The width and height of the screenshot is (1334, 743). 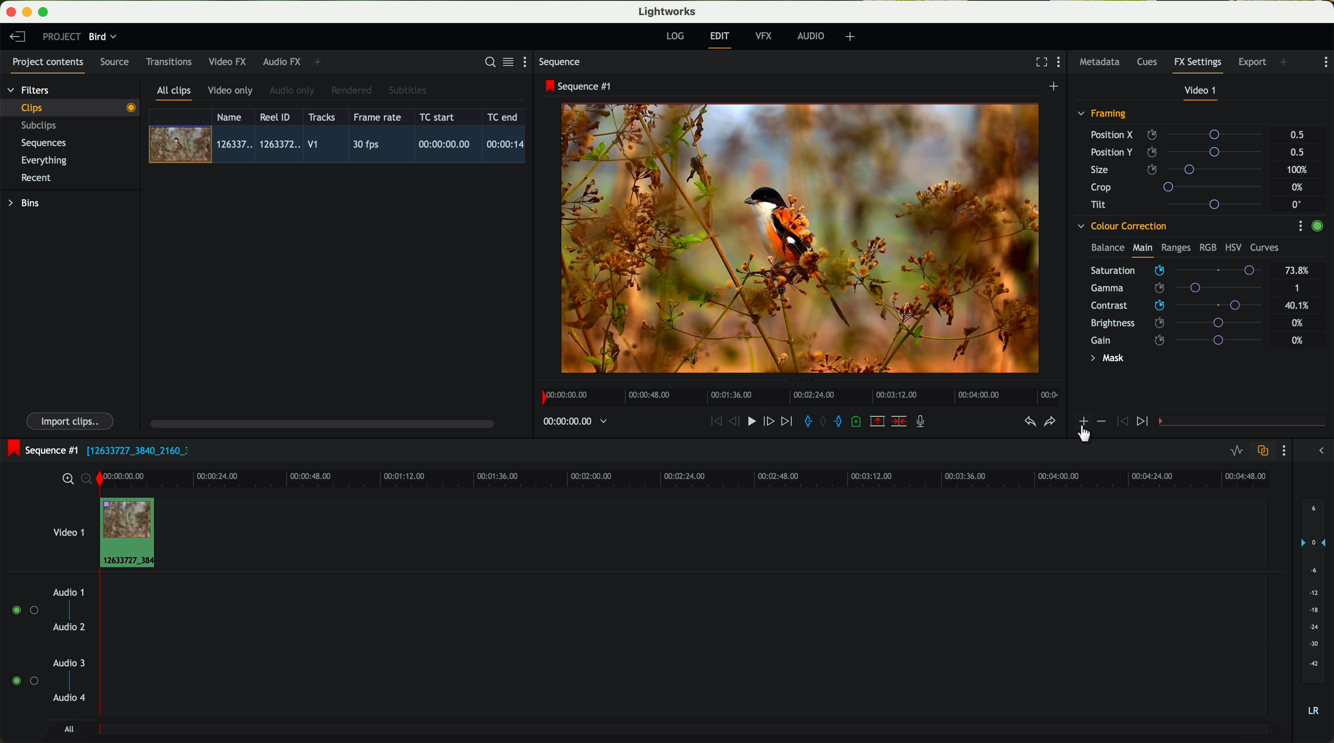 I want to click on size, so click(x=1179, y=170).